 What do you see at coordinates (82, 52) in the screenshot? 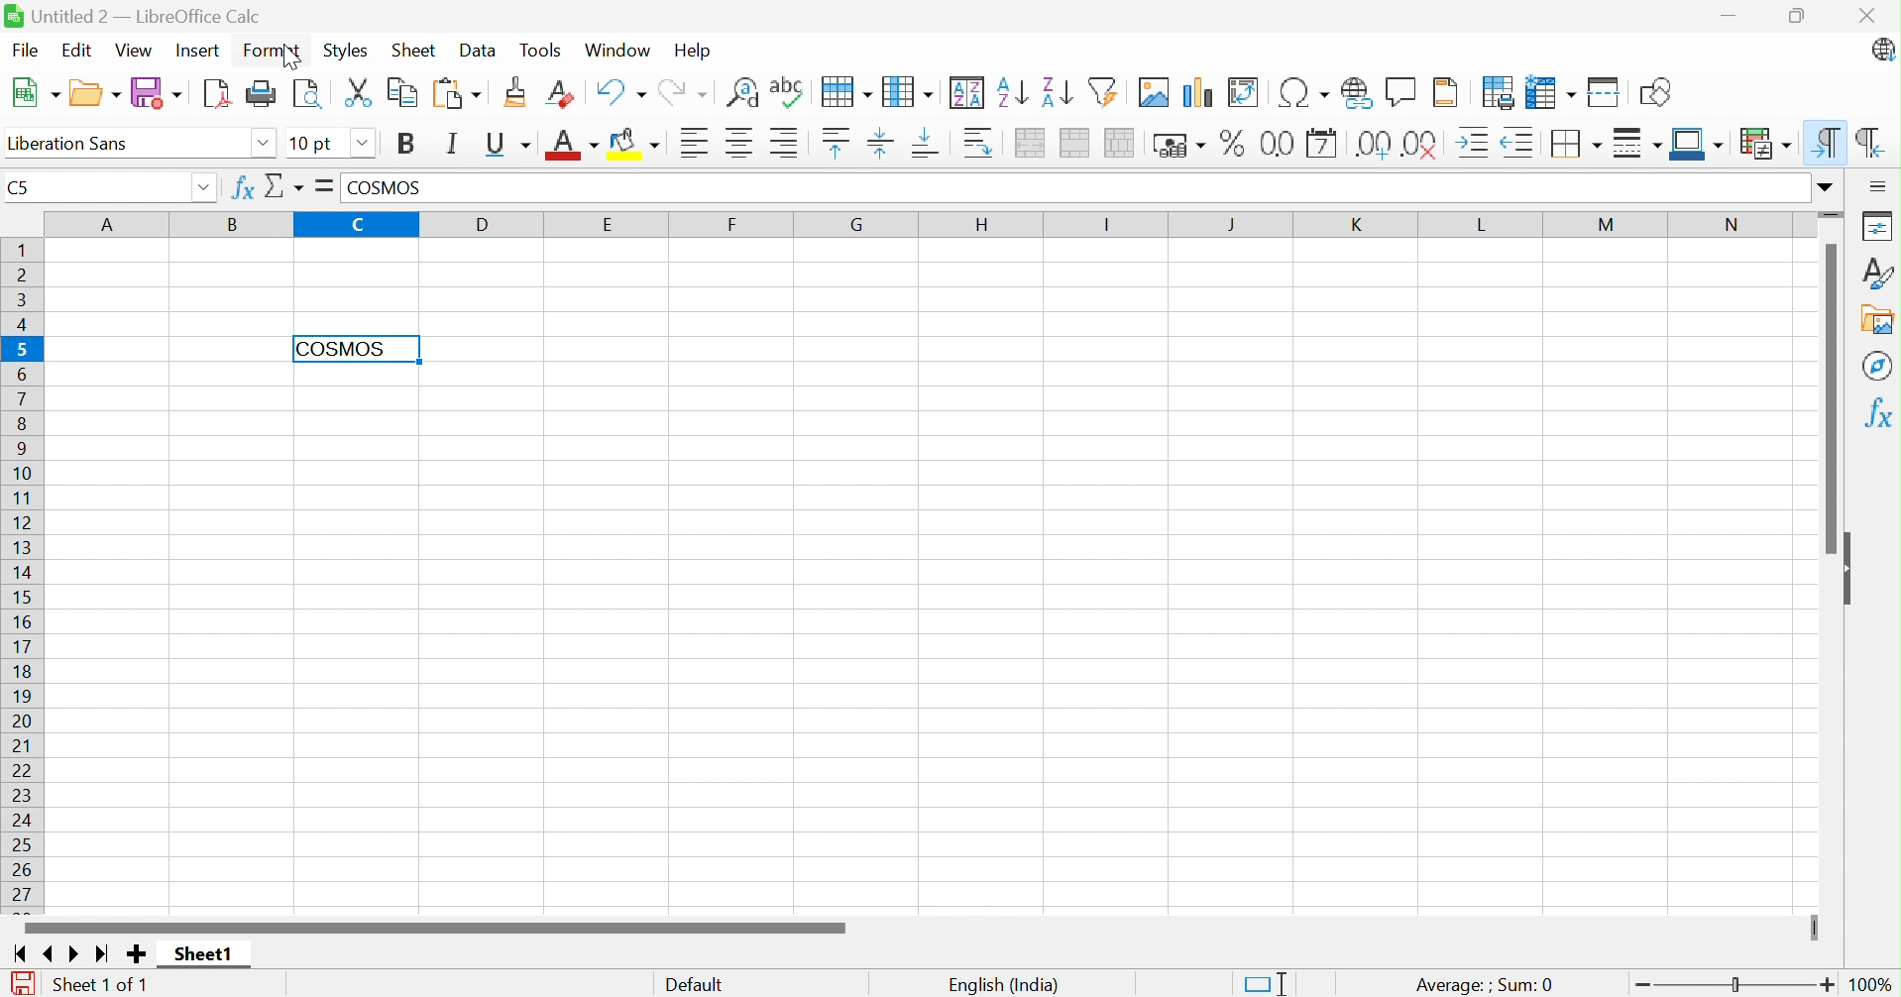
I see `Edit` at bounding box center [82, 52].